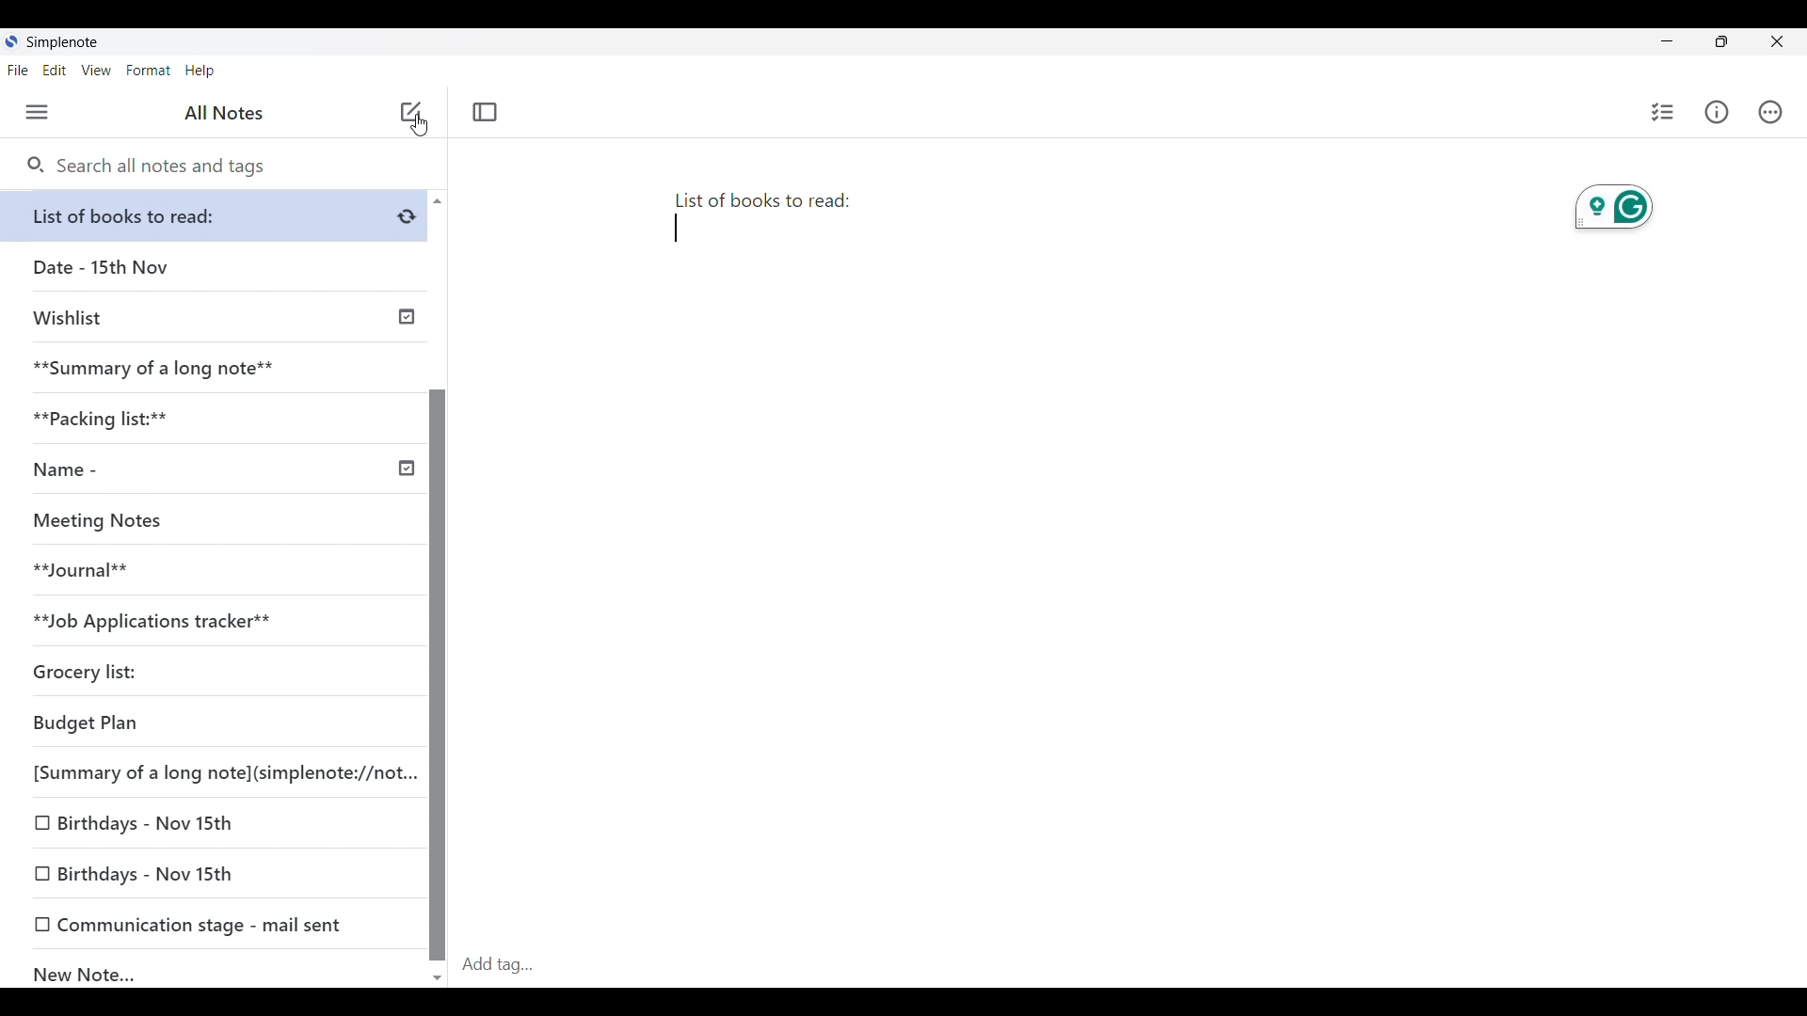  I want to click on List of books to read:, so click(772, 221).